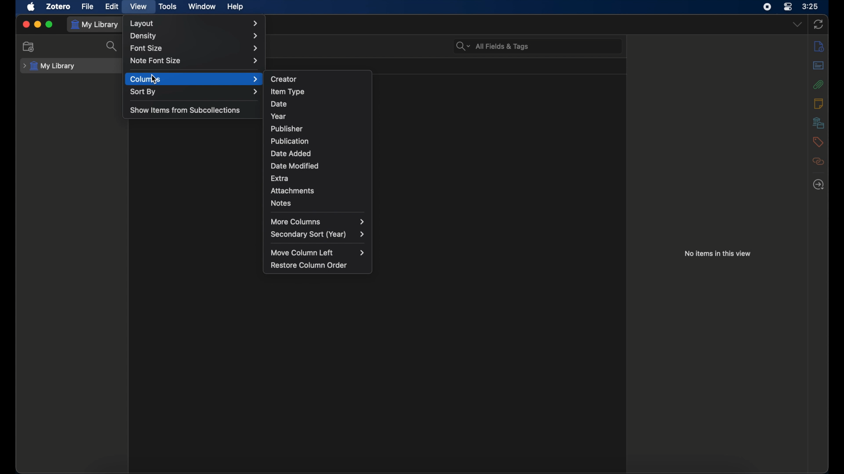 The width and height of the screenshot is (844, 474). I want to click on maximize, so click(50, 25).